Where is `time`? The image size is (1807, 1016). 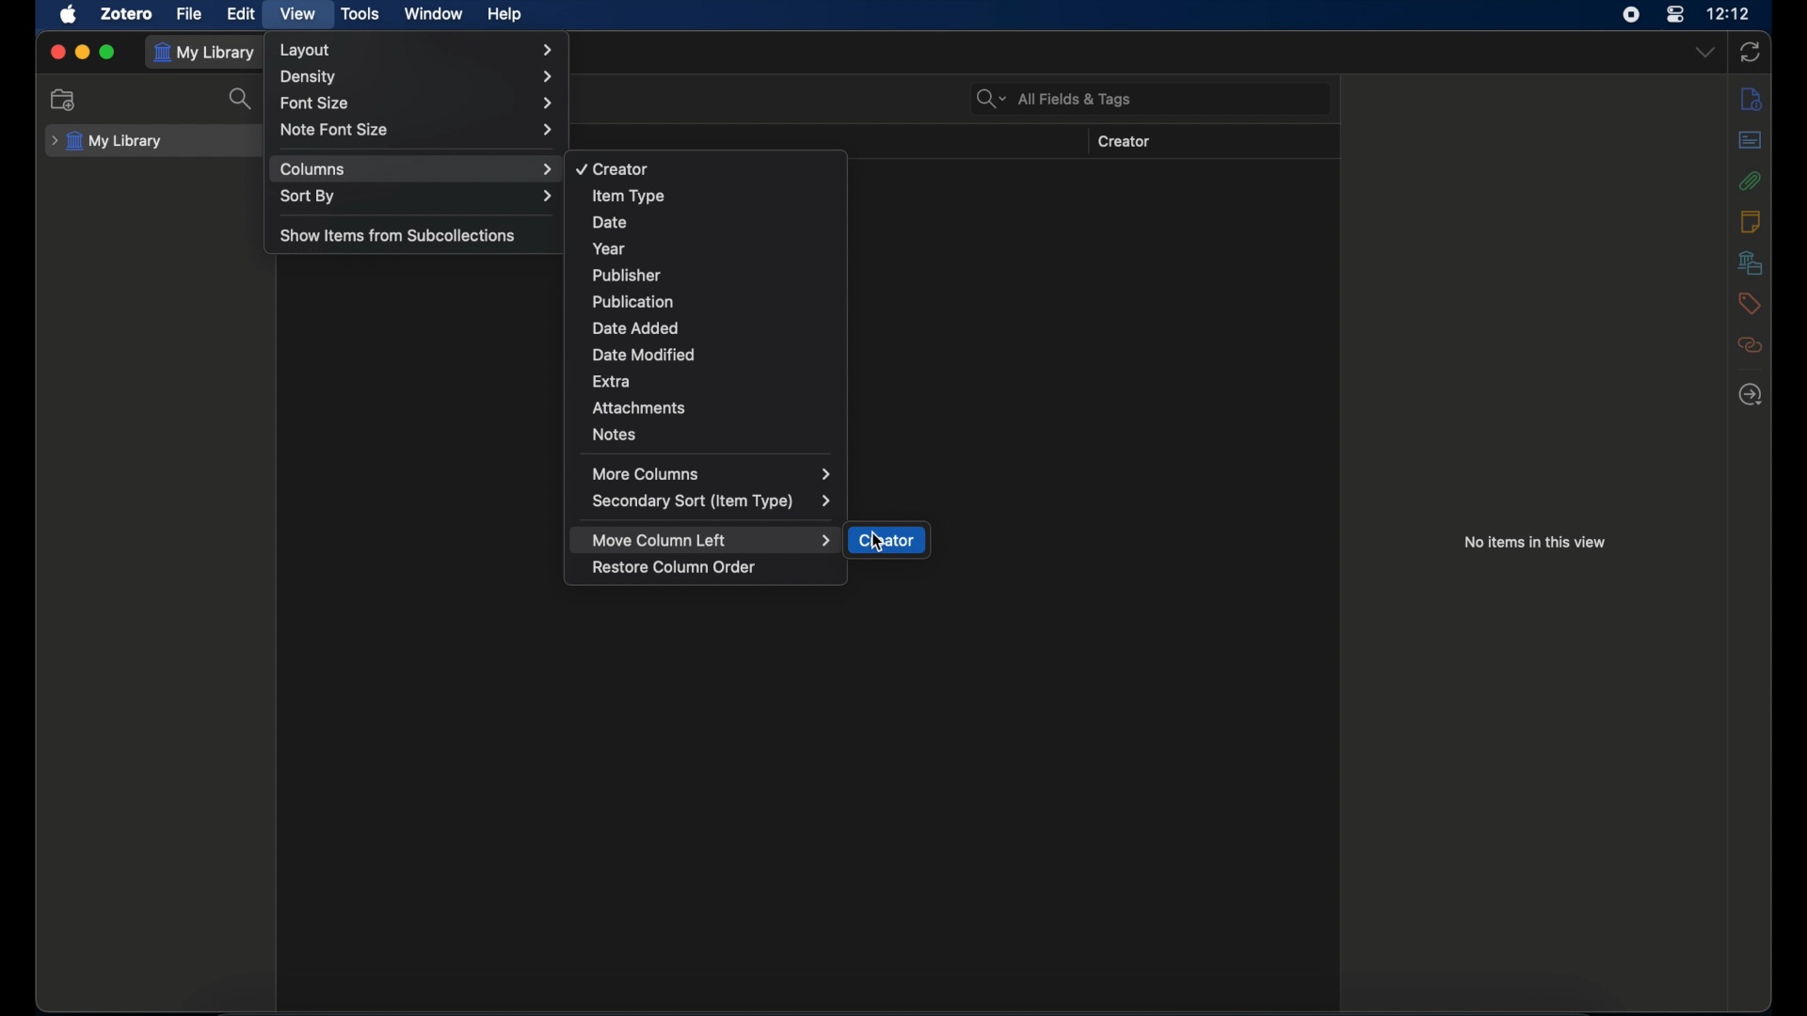
time is located at coordinates (1729, 12).